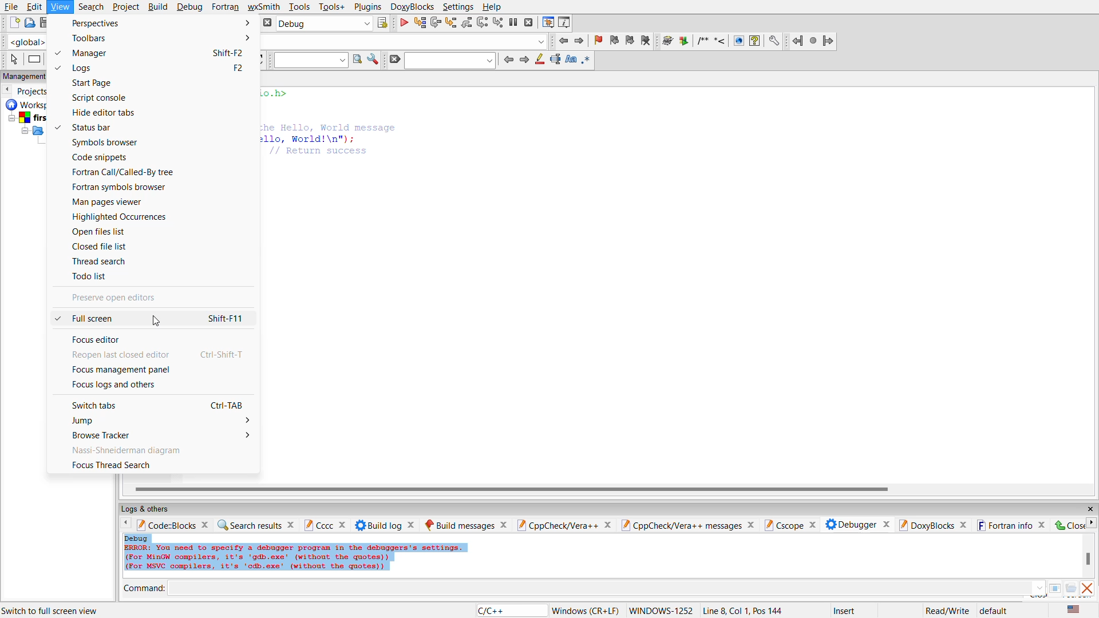 The width and height of the screenshot is (1099, 618). Describe the element at coordinates (161, 54) in the screenshot. I see `manager` at that location.